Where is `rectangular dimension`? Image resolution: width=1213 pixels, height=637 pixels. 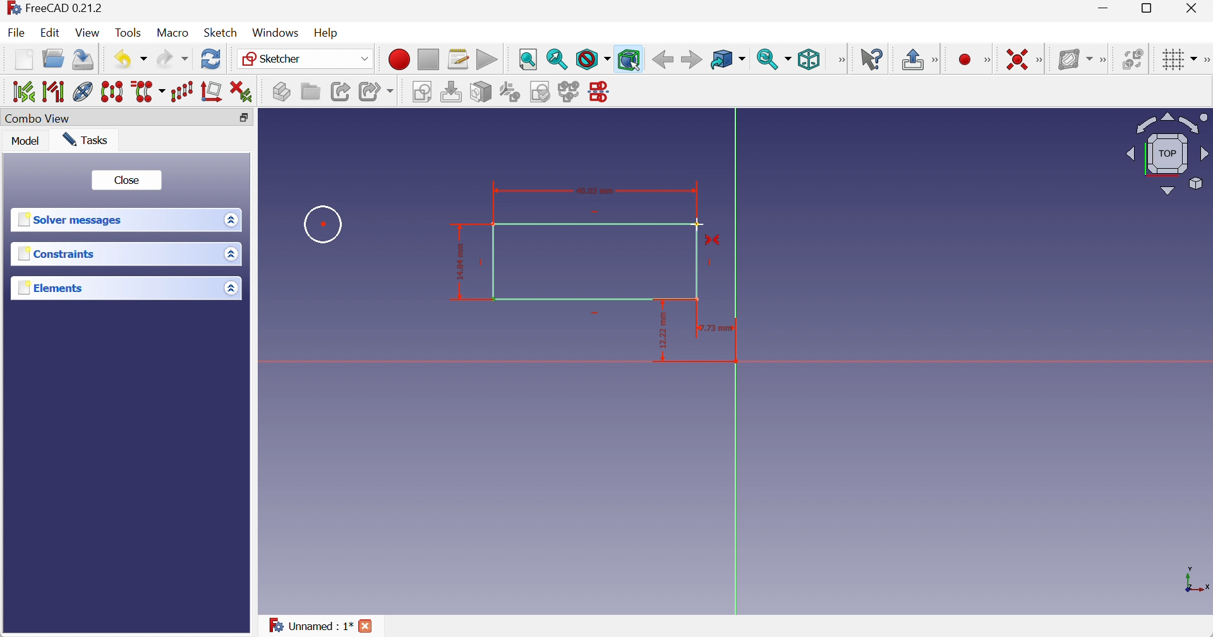 rectangular dimension is located at coordinates (703, 337).